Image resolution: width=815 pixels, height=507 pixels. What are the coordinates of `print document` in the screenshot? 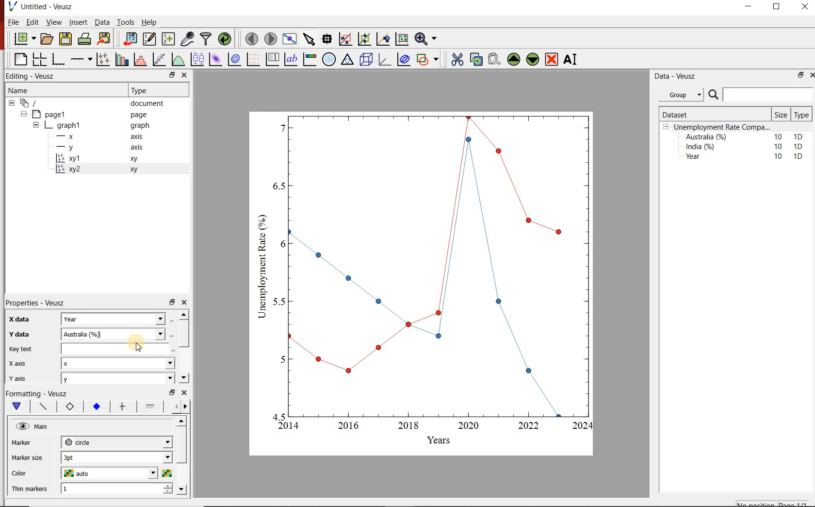 It's located at (84, 38).